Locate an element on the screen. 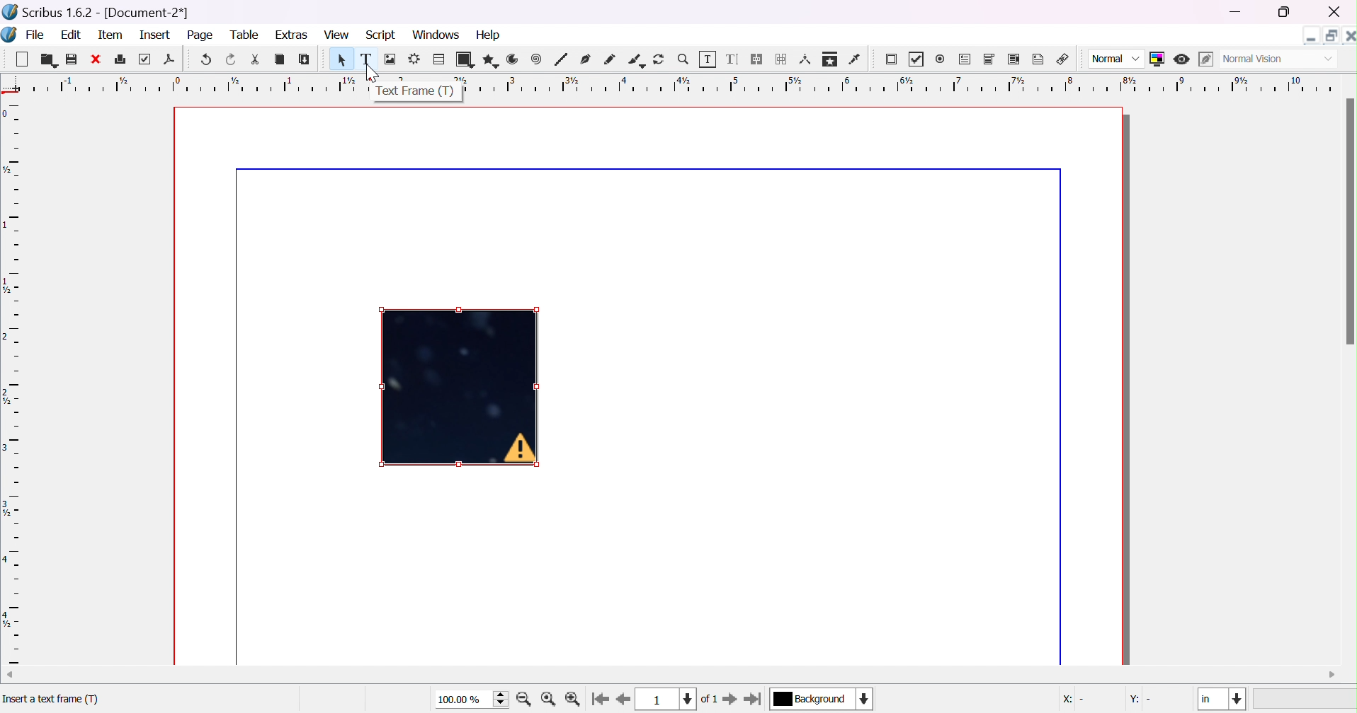 The height and width of the screenshot is (713, 1357). X: - Y: -  is located at coordinates (1111, 697).